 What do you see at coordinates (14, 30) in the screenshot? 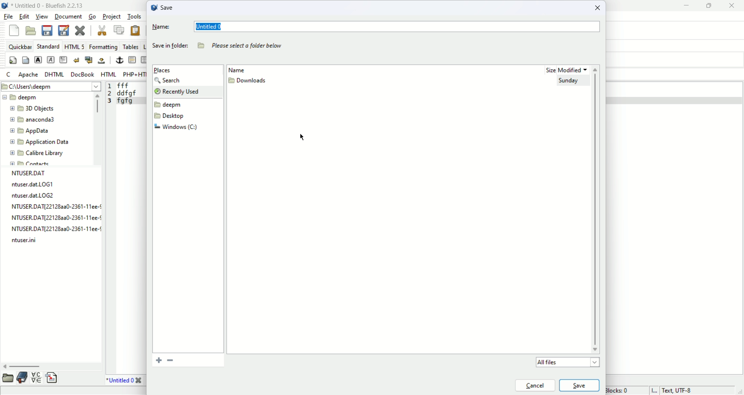
I see `new` at bounding box center [14, 30].